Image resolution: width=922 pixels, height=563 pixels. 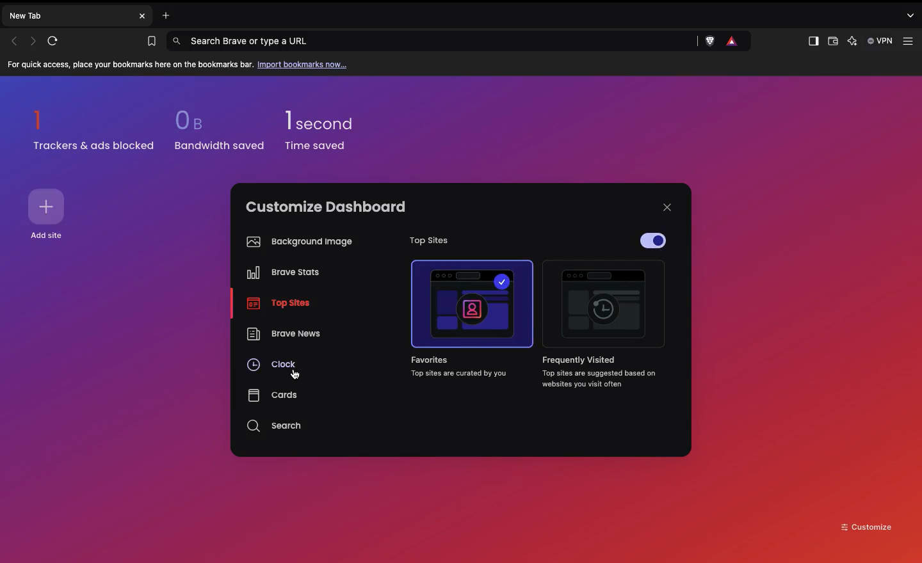 I want to click on Top sites, so click(x=425, y=241).